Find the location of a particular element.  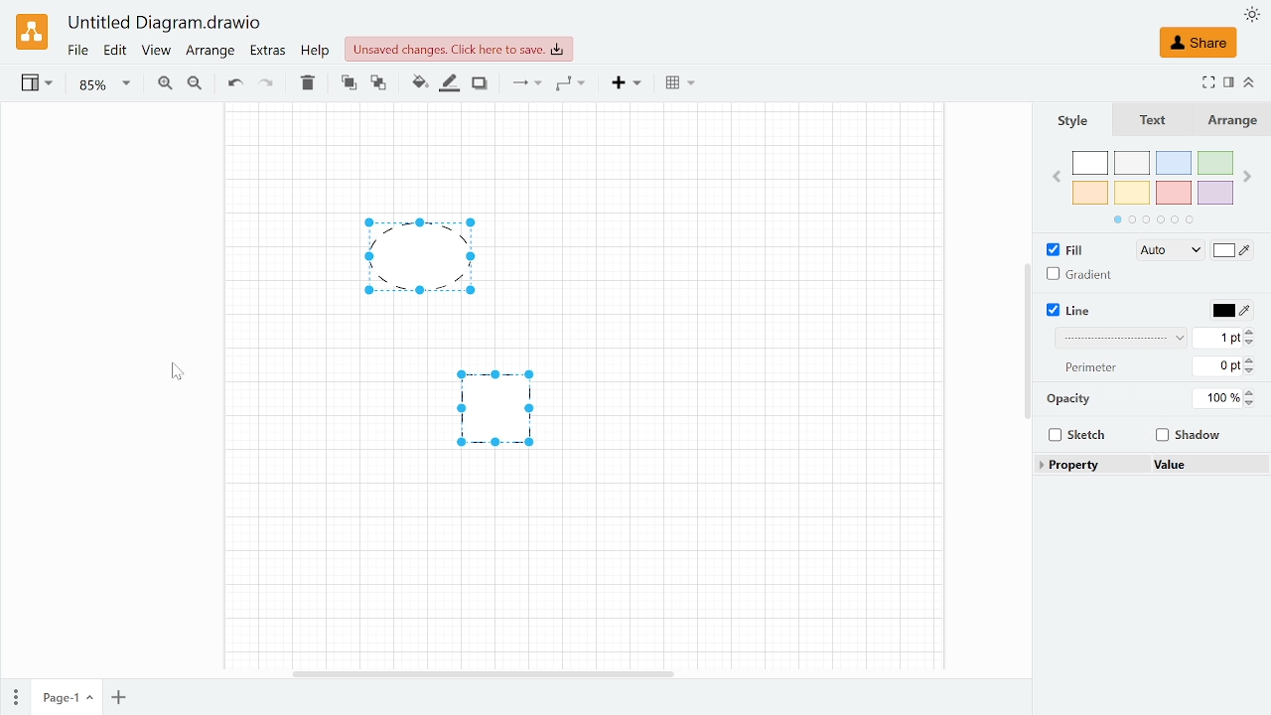

Increase width is located at coordinates (1255, 332).